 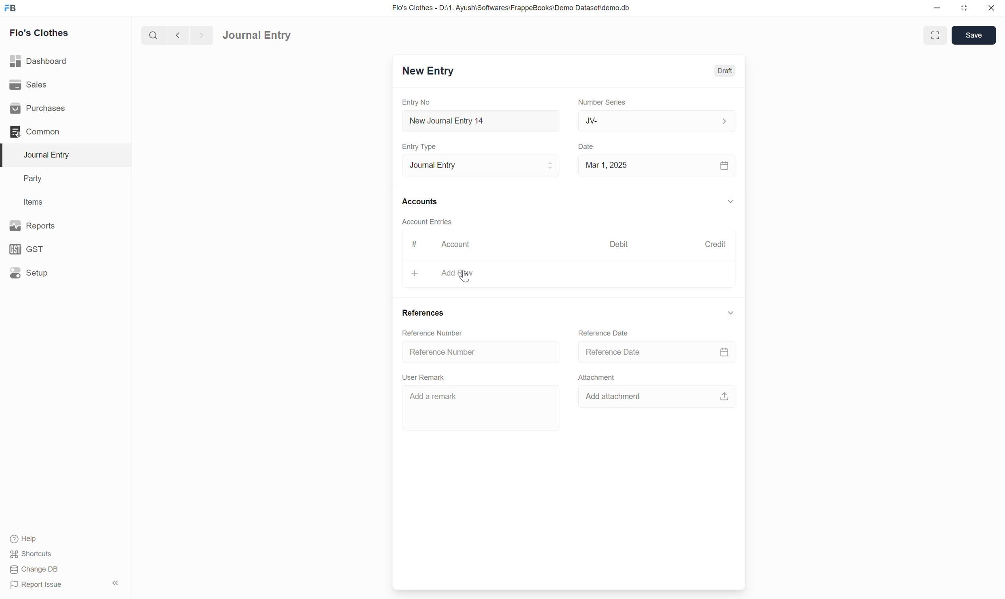 I want to click on Add a remark, so click(x=478, y=406).